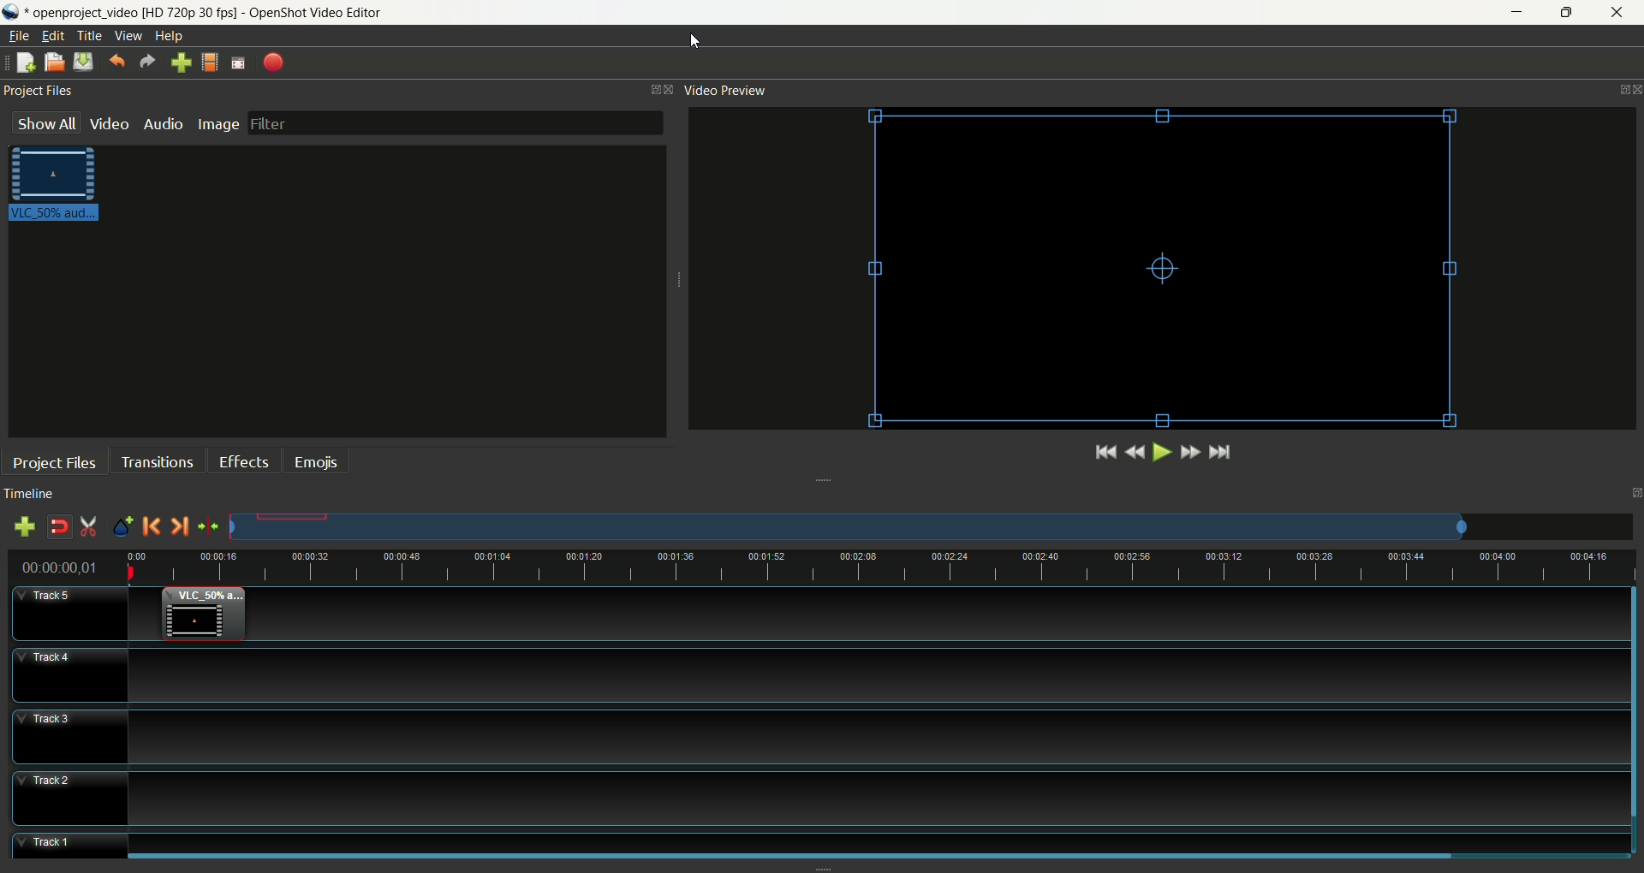 The height and width of the screenshot is (873, 1644). I want to click on open project, so click(54, 62).